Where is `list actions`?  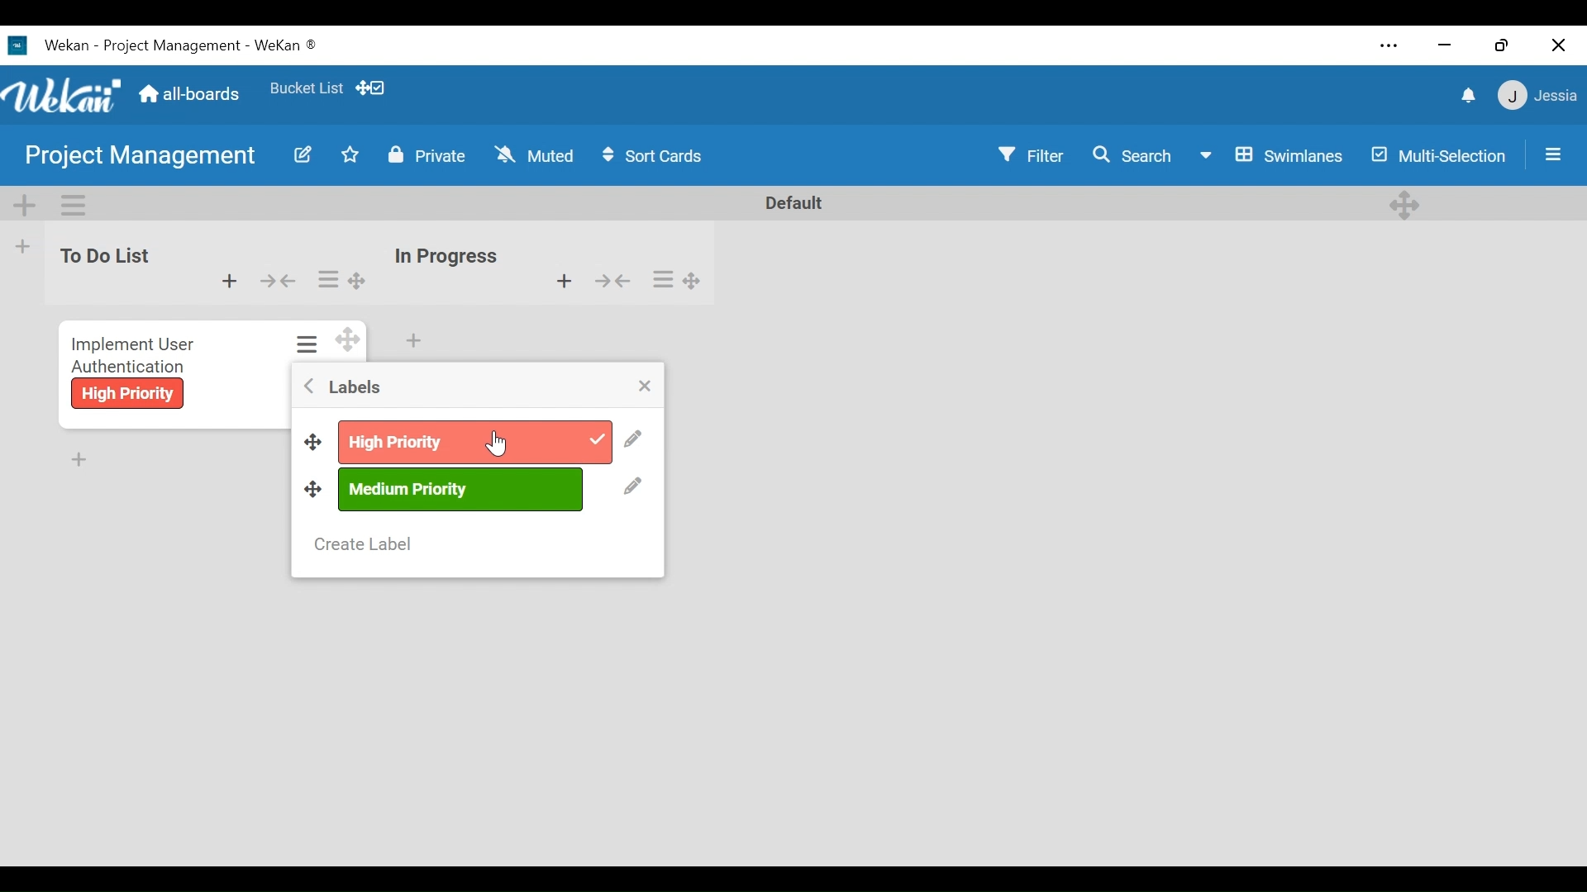 list actions is located at coordinates (665, 280).